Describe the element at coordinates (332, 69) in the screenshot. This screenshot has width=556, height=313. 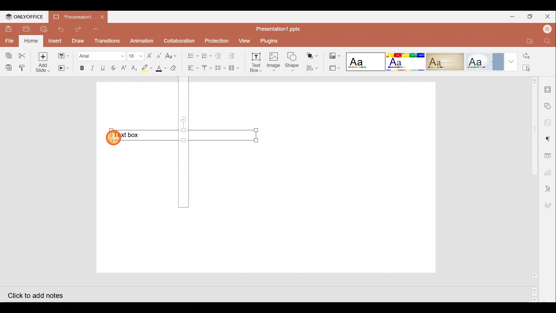
I see `Select slide size` at that location.